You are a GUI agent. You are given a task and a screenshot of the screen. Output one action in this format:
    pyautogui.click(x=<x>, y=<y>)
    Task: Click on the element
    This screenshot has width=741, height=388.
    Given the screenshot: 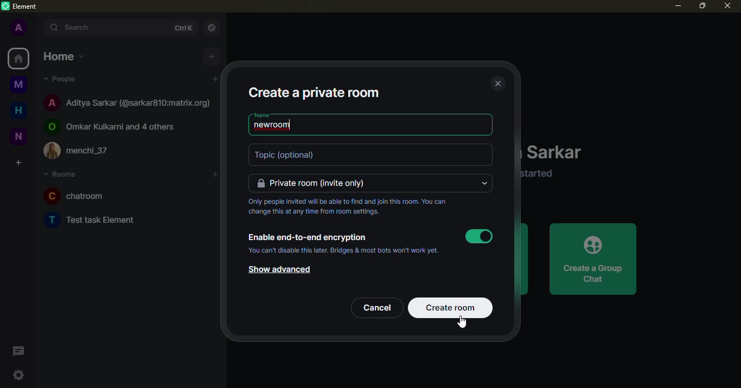 What is the action you would take?
    pyautogui.click(x=21, y=7)
    